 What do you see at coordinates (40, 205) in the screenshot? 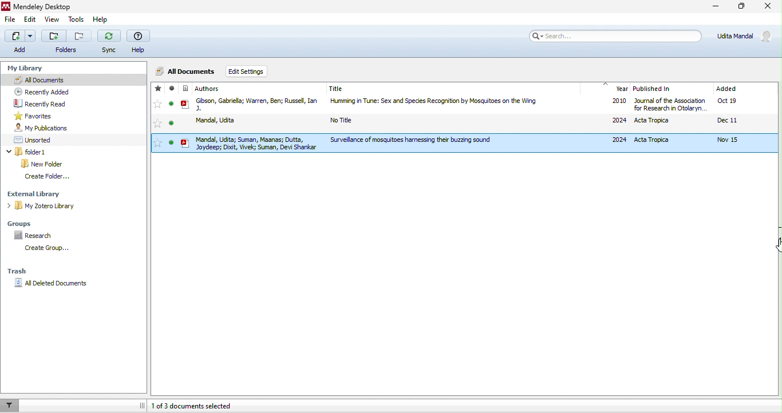
I see `my zotero library` at bounding box center [40, 205].